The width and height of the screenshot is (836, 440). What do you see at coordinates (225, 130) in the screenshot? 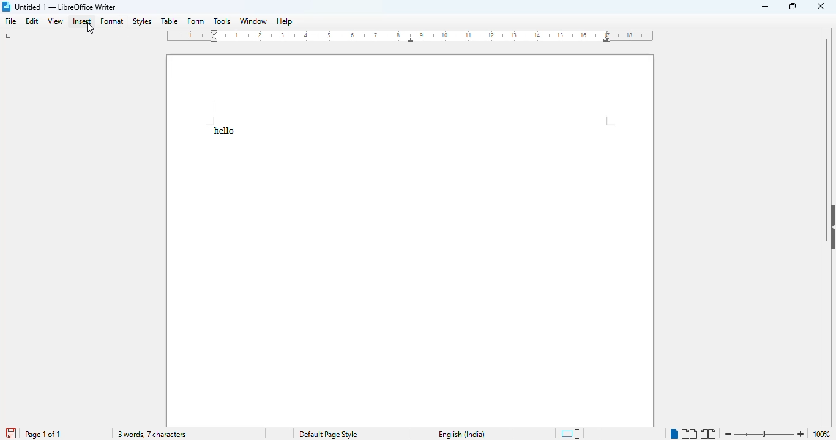
I see `text` at bounding box center [225, 130].